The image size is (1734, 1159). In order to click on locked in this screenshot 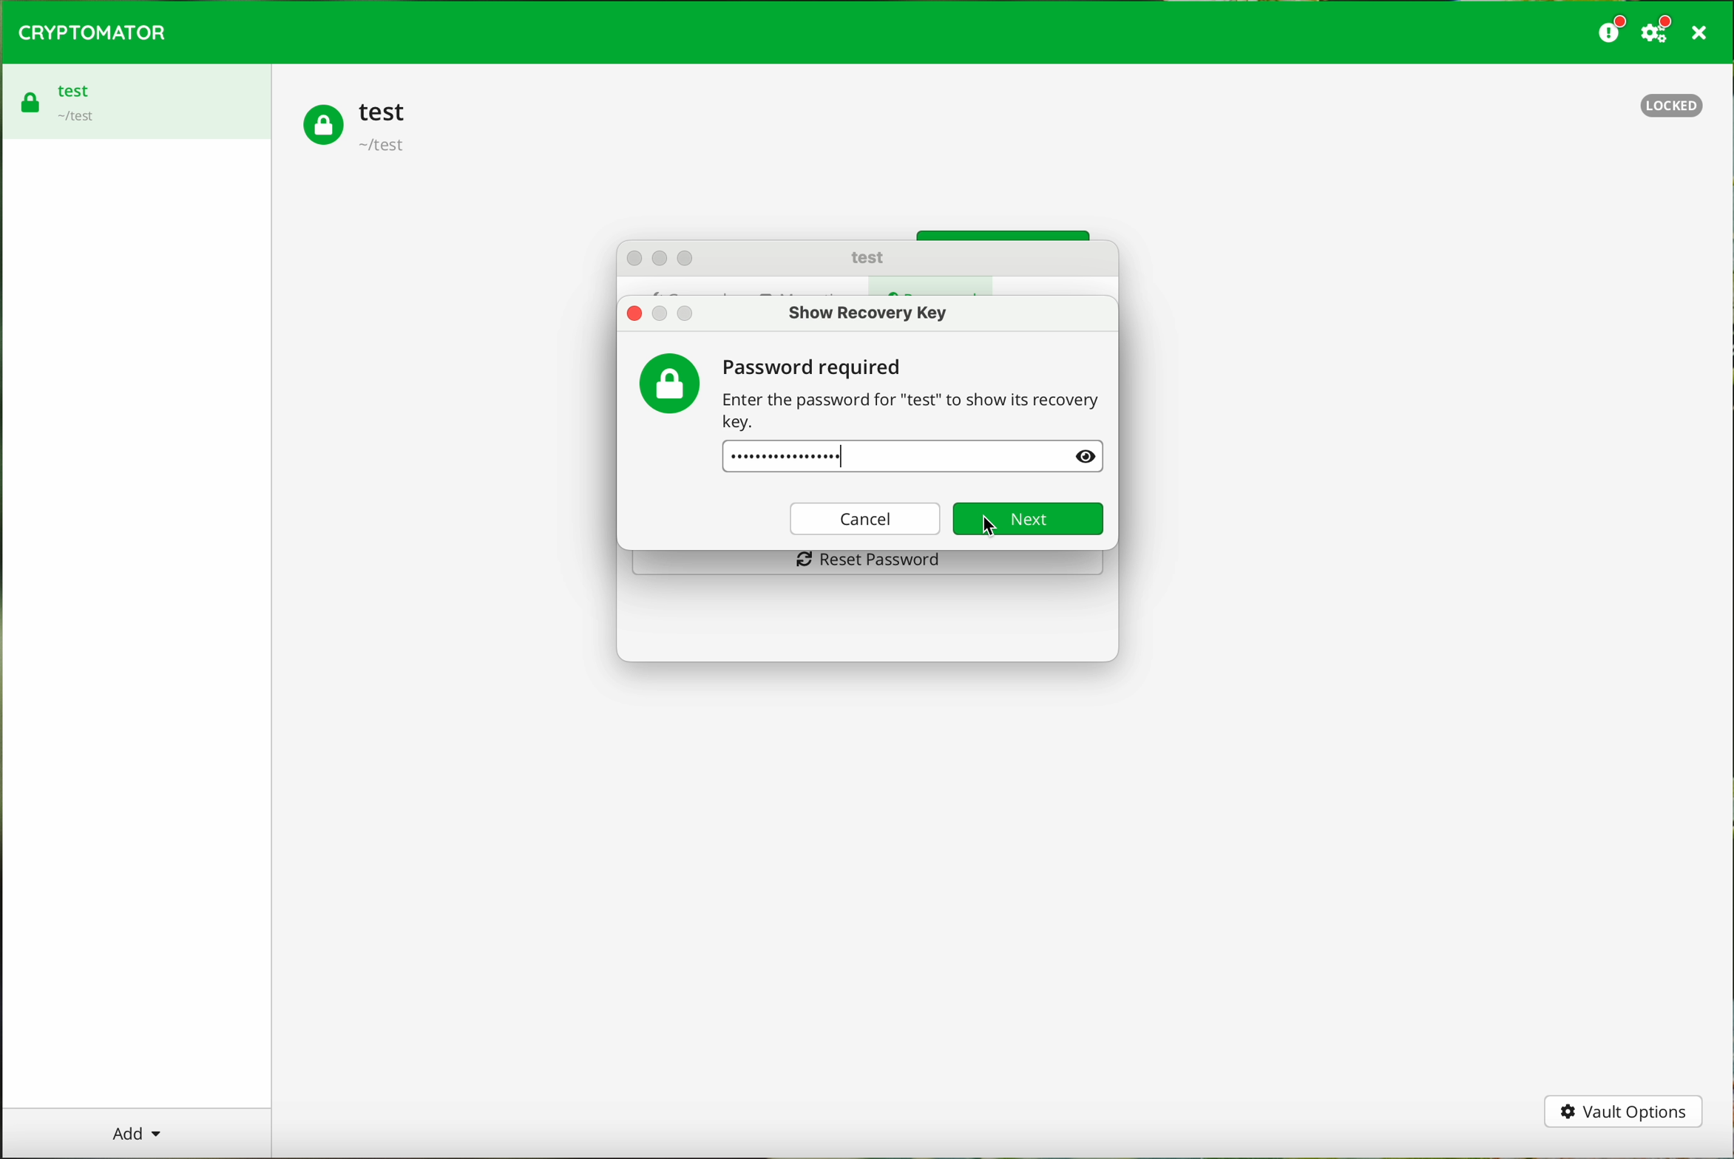, I will do `click(1676, 108)`.